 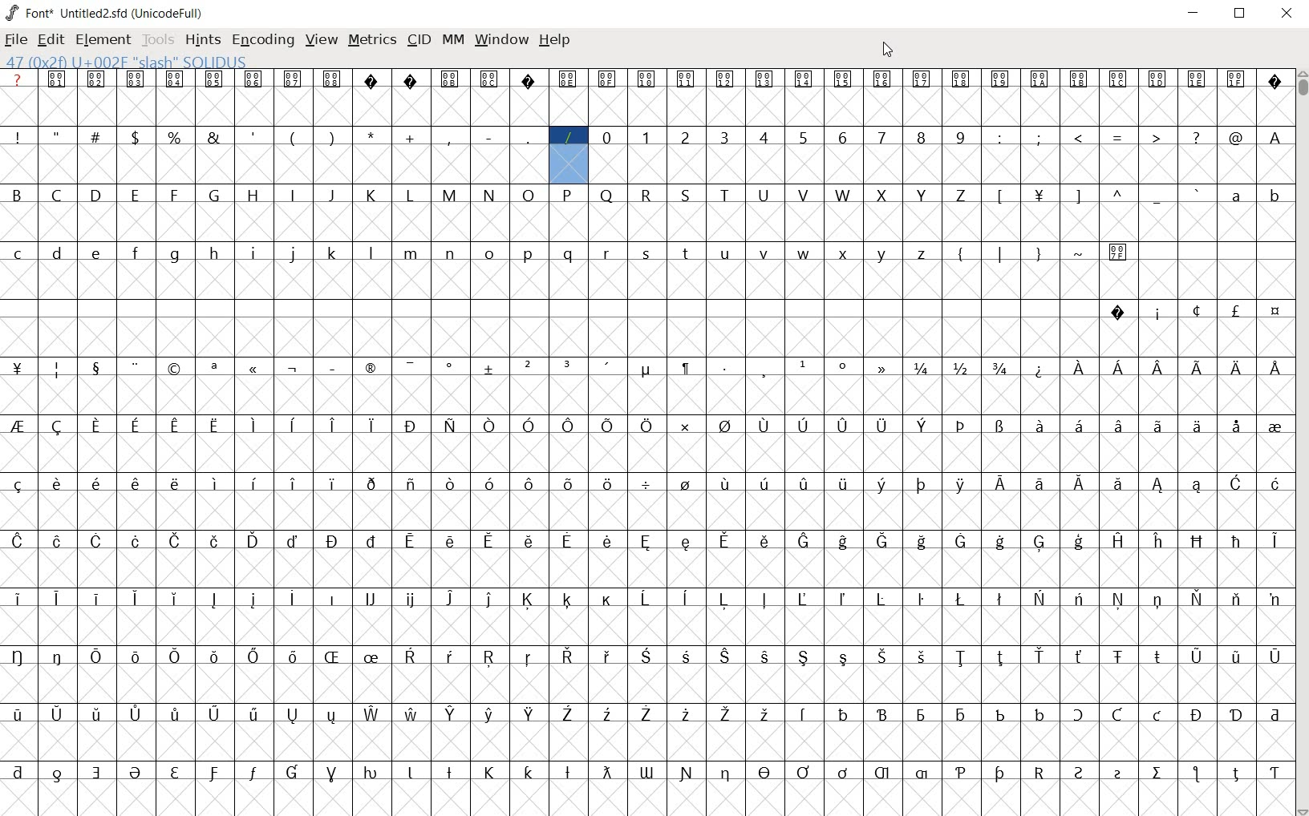 I want to click on glyph, so click(x=409, y=426).